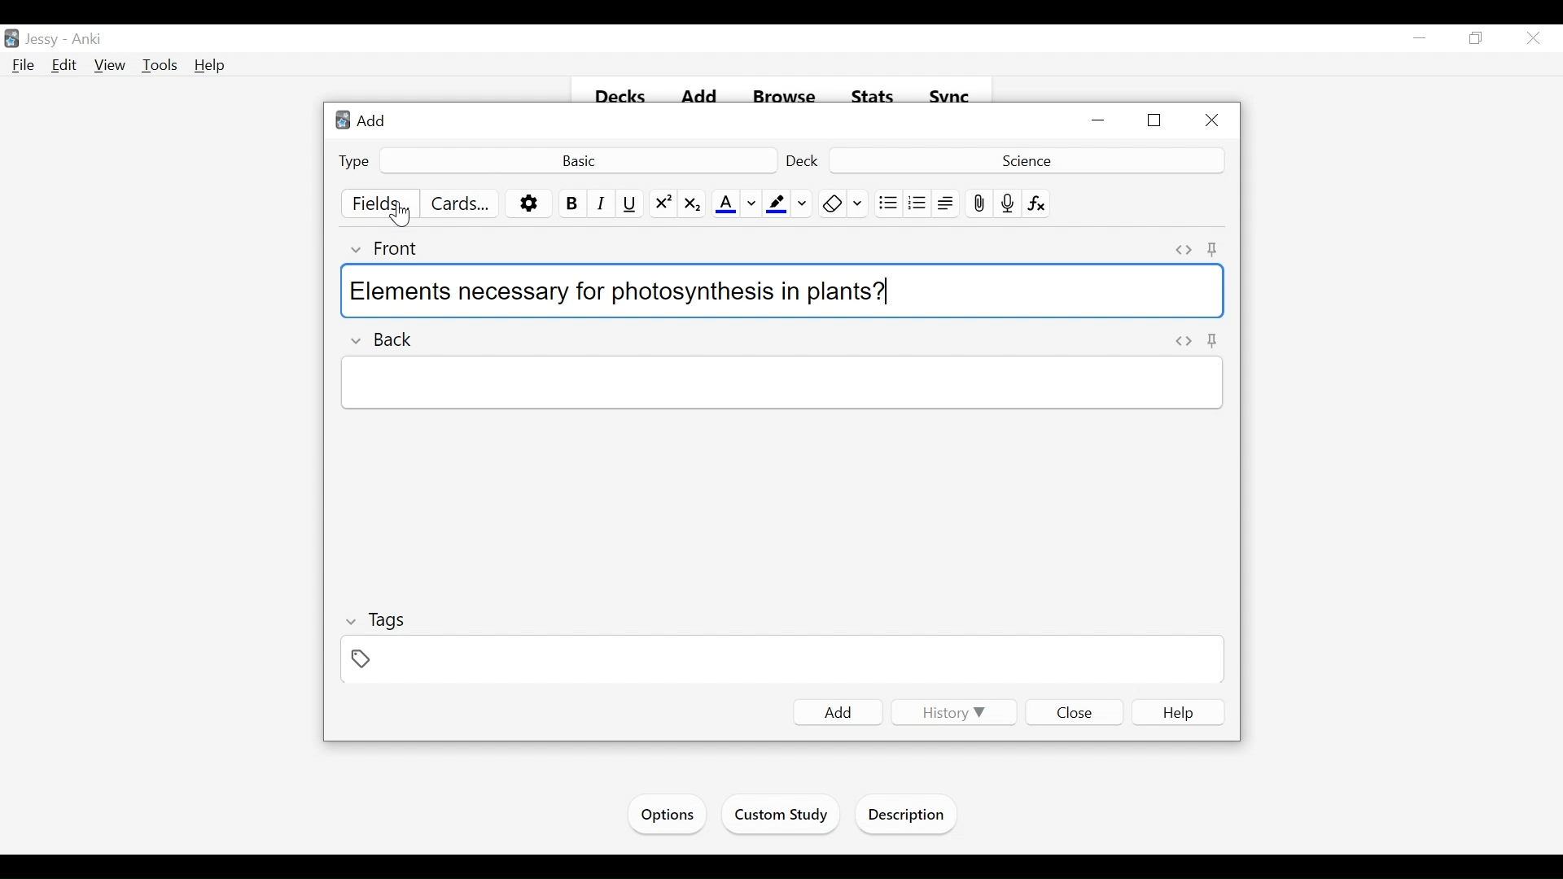  I want to click on Help, so click(1179, 713).